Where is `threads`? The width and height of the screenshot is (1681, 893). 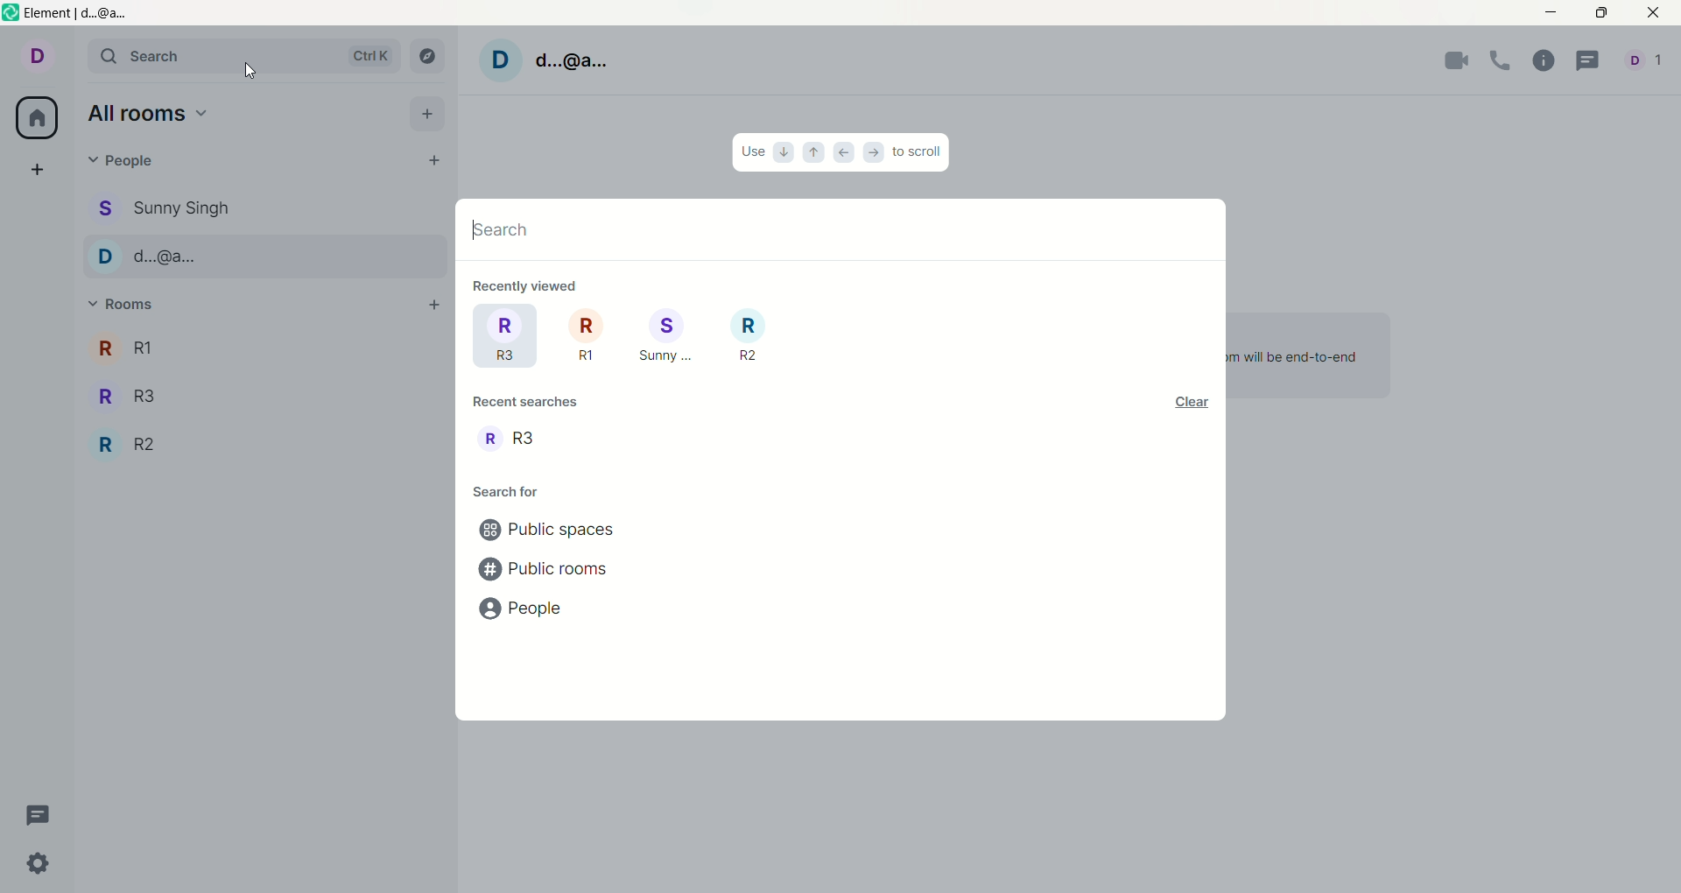
threads is located at coordinates (46, 816).